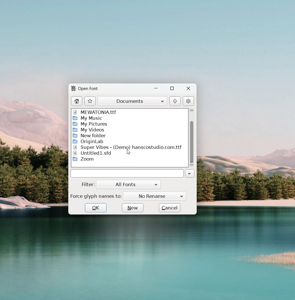 This screenshot has width=295, height=300. Describe the element at coordinates (89, 142) in the screenshot. I see `Origin Lab` at that location.